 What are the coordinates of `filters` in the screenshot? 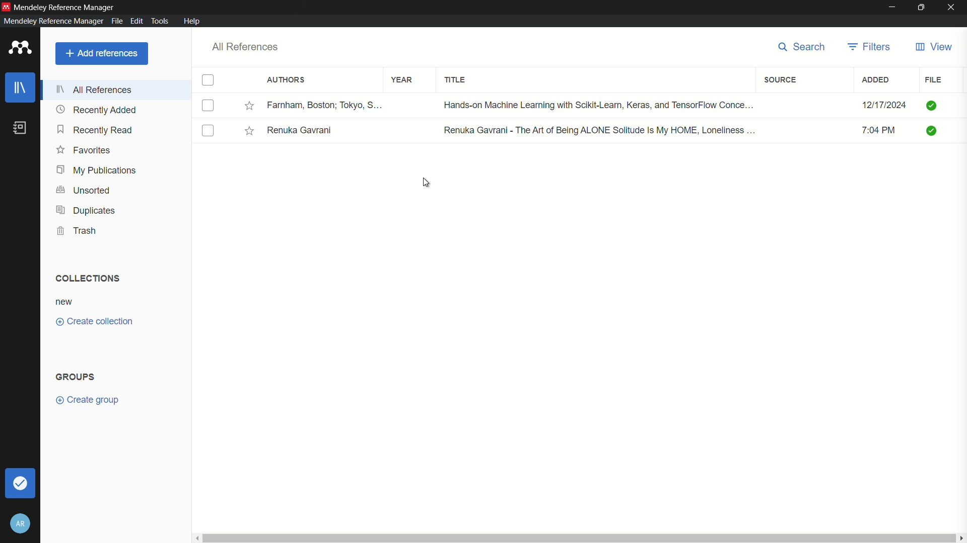 It's located at (870, 47).